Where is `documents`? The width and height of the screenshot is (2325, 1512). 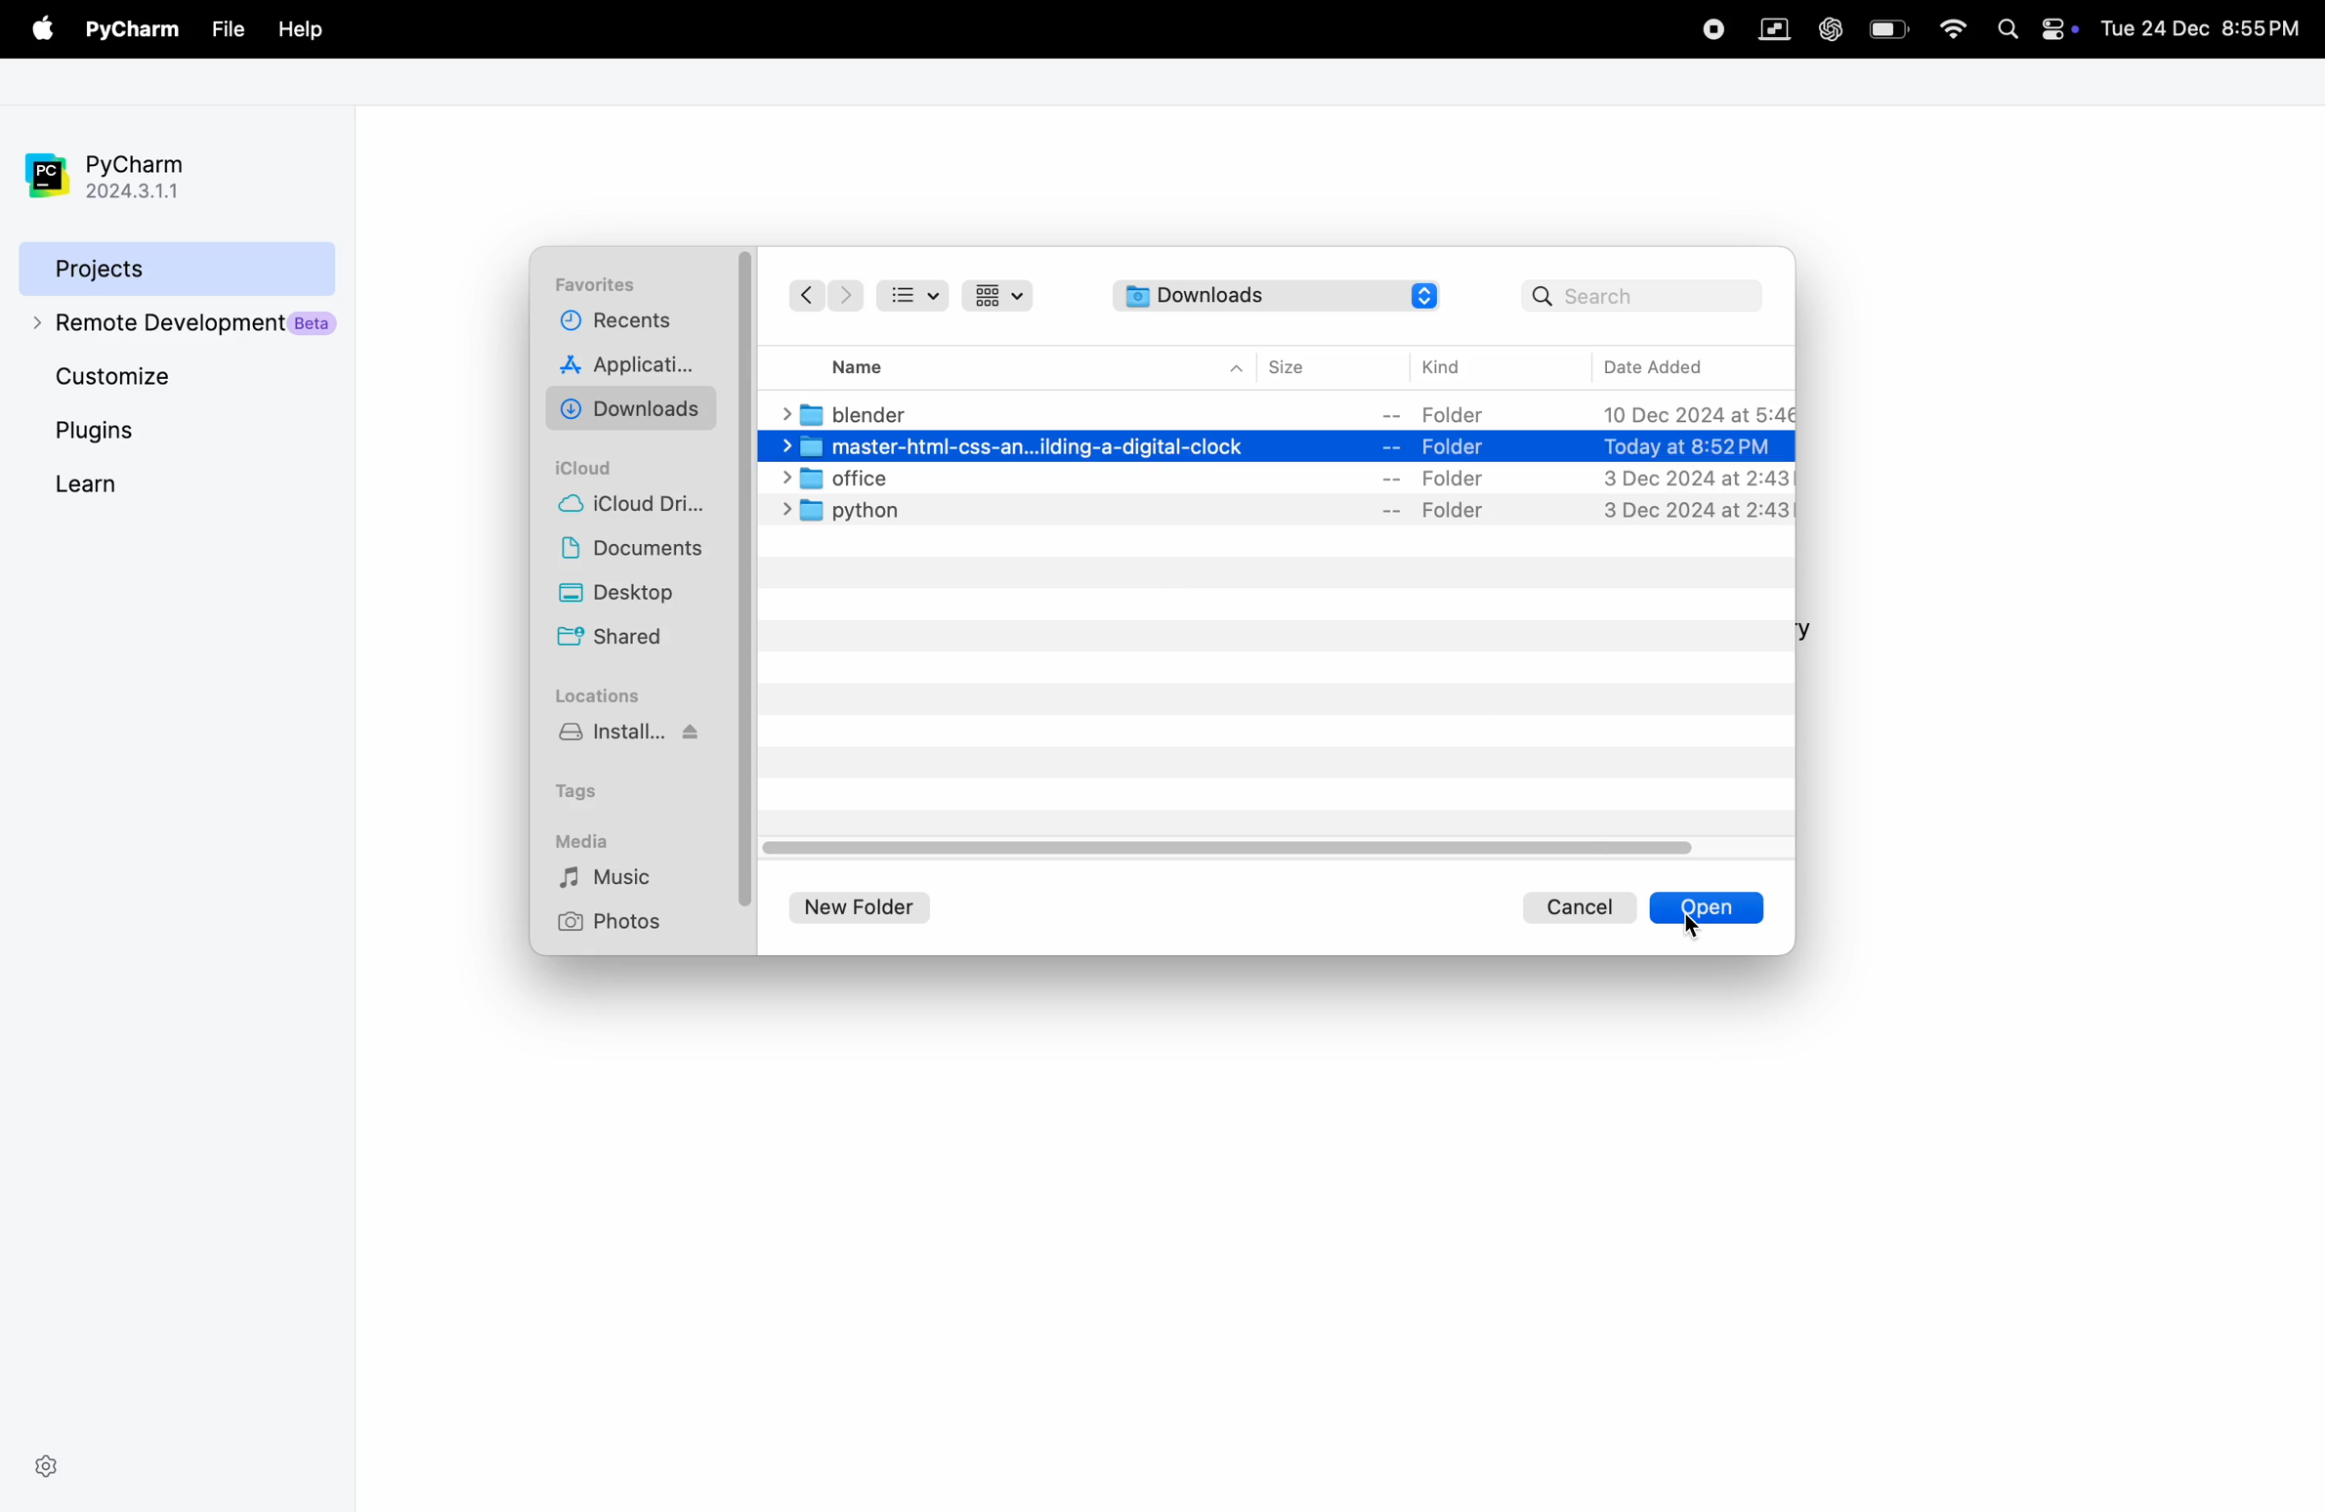
documents is located at coordinates (639, 552).